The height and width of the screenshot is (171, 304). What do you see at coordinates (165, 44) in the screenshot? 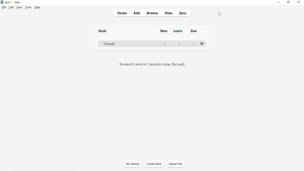
I see `2` at bounding box center [165, 44].